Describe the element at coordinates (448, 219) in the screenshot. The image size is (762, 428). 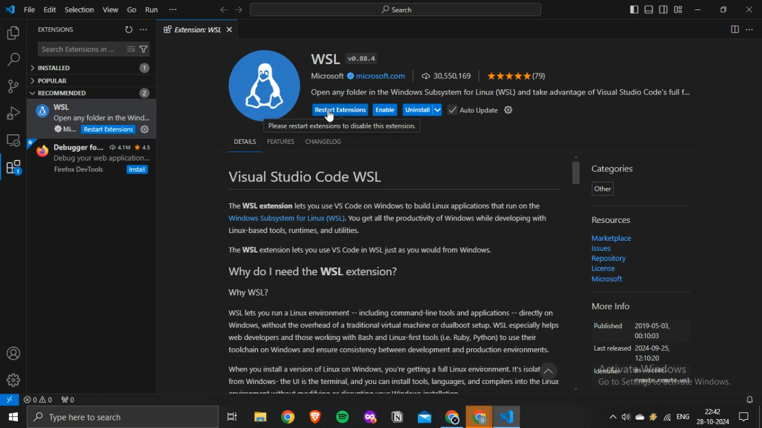
I see `You get all the productivity of Windows while developing with` at that location.